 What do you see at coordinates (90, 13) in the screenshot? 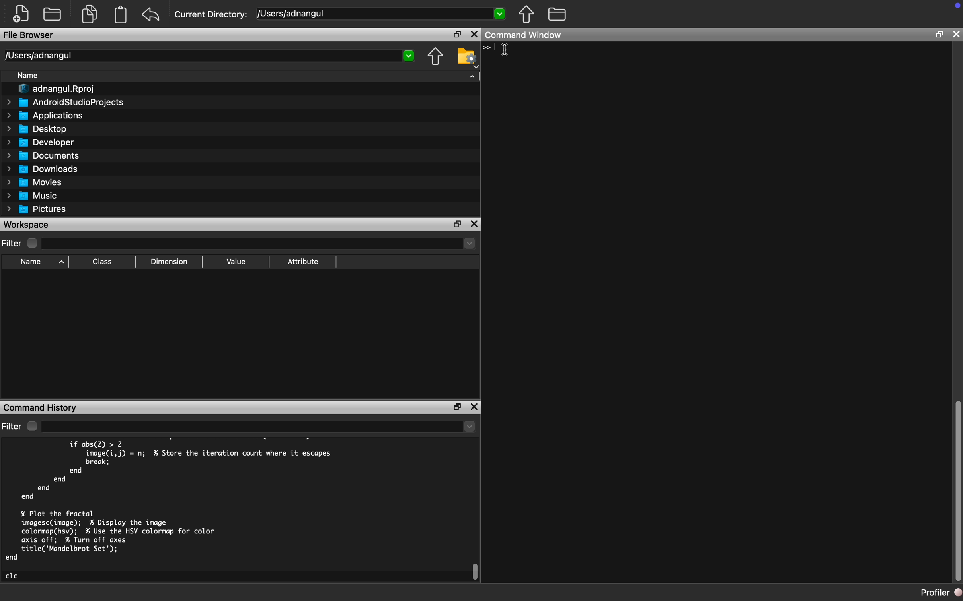
I see `Copy` at bounding box center [90, 13].